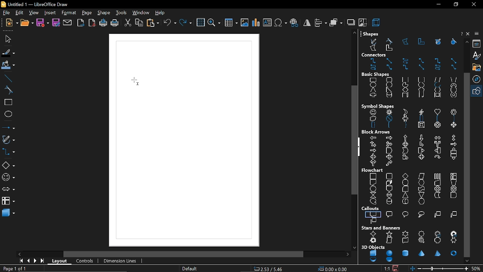 This screenshot has height=272, width=483. Describe the element at coordinates (389, 80) in the screenshot. I see `rounded rectangle` at that location.